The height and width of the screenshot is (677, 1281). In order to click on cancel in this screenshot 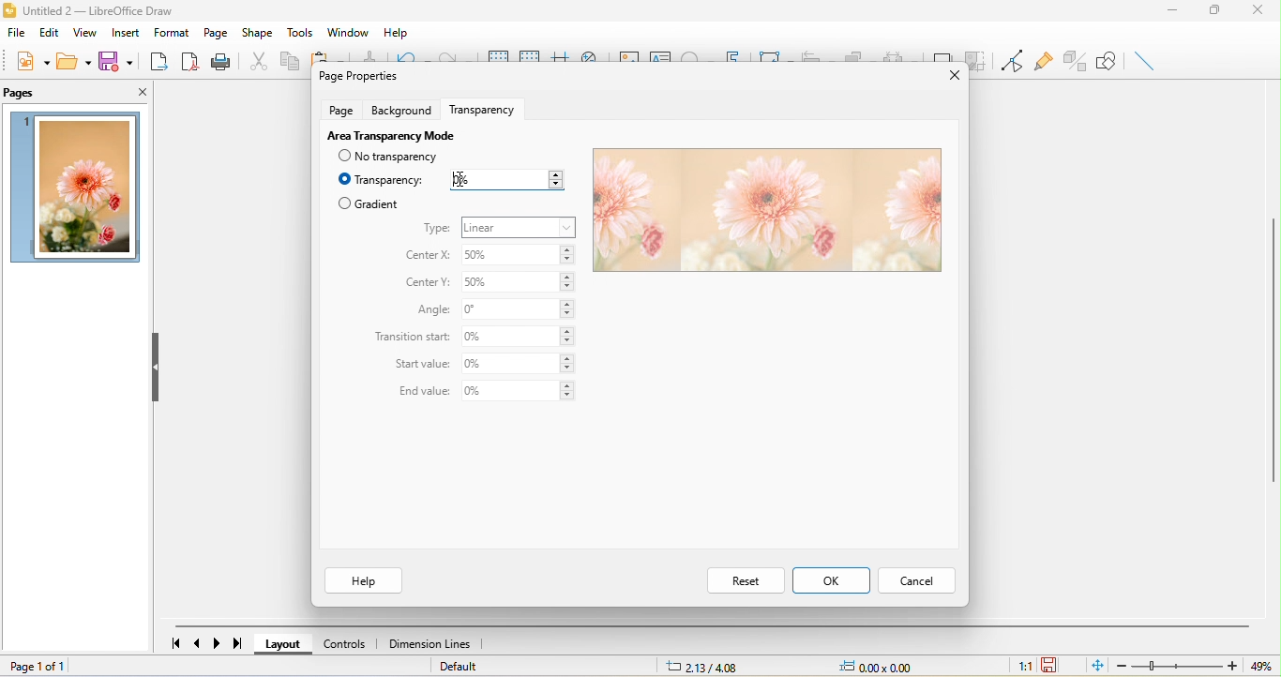, I will do `click(915, 582)`.